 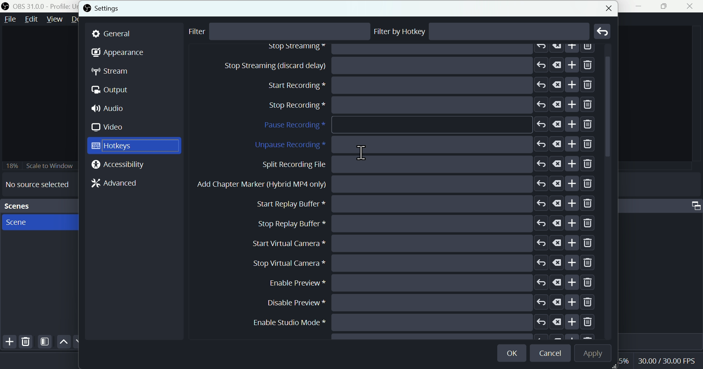 I want to click on Output, so click(x=114, y=91).